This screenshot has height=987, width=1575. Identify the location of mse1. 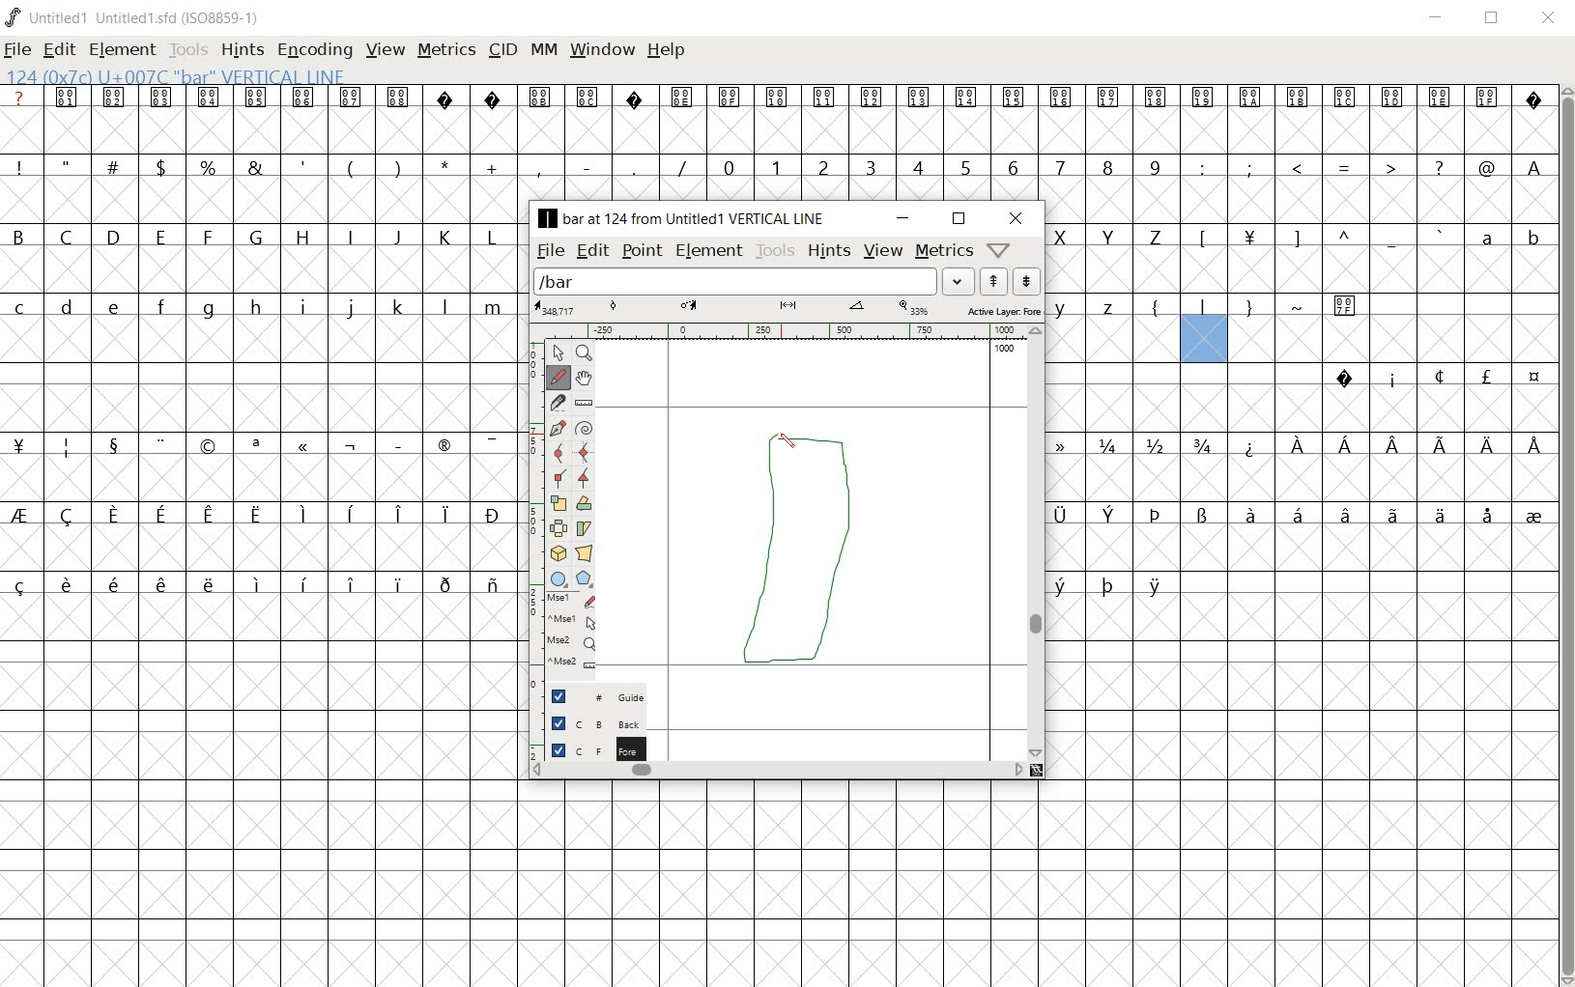
(568, 621).